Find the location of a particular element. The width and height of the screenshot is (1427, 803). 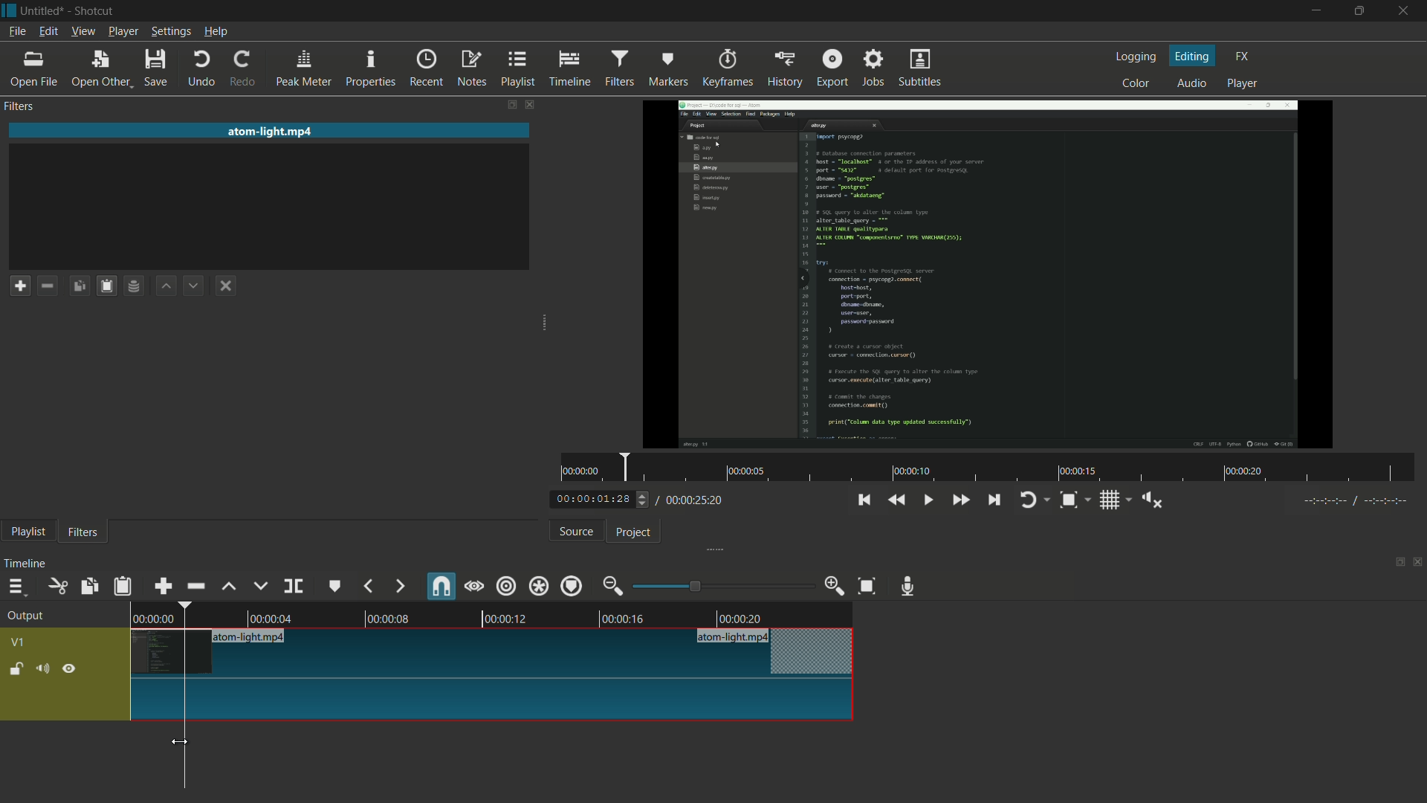

cursor is located at coordinates (184, 741).